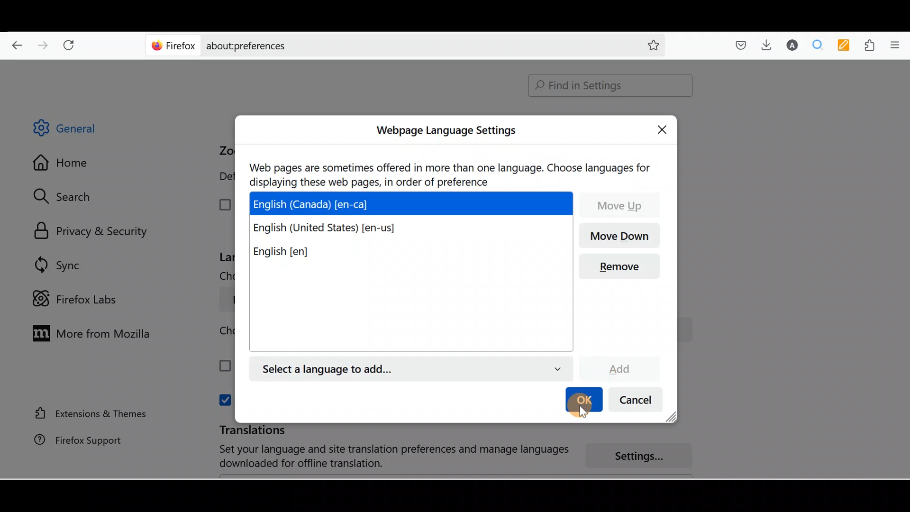 The image size is (910, 512). What do you see at coordinates (452, 174) in the screenshot?
I see `Web pages are sometimes offered in more than one language. Choose languages for displaying these web pages, in order of preference` at bounding box center [452, 174].